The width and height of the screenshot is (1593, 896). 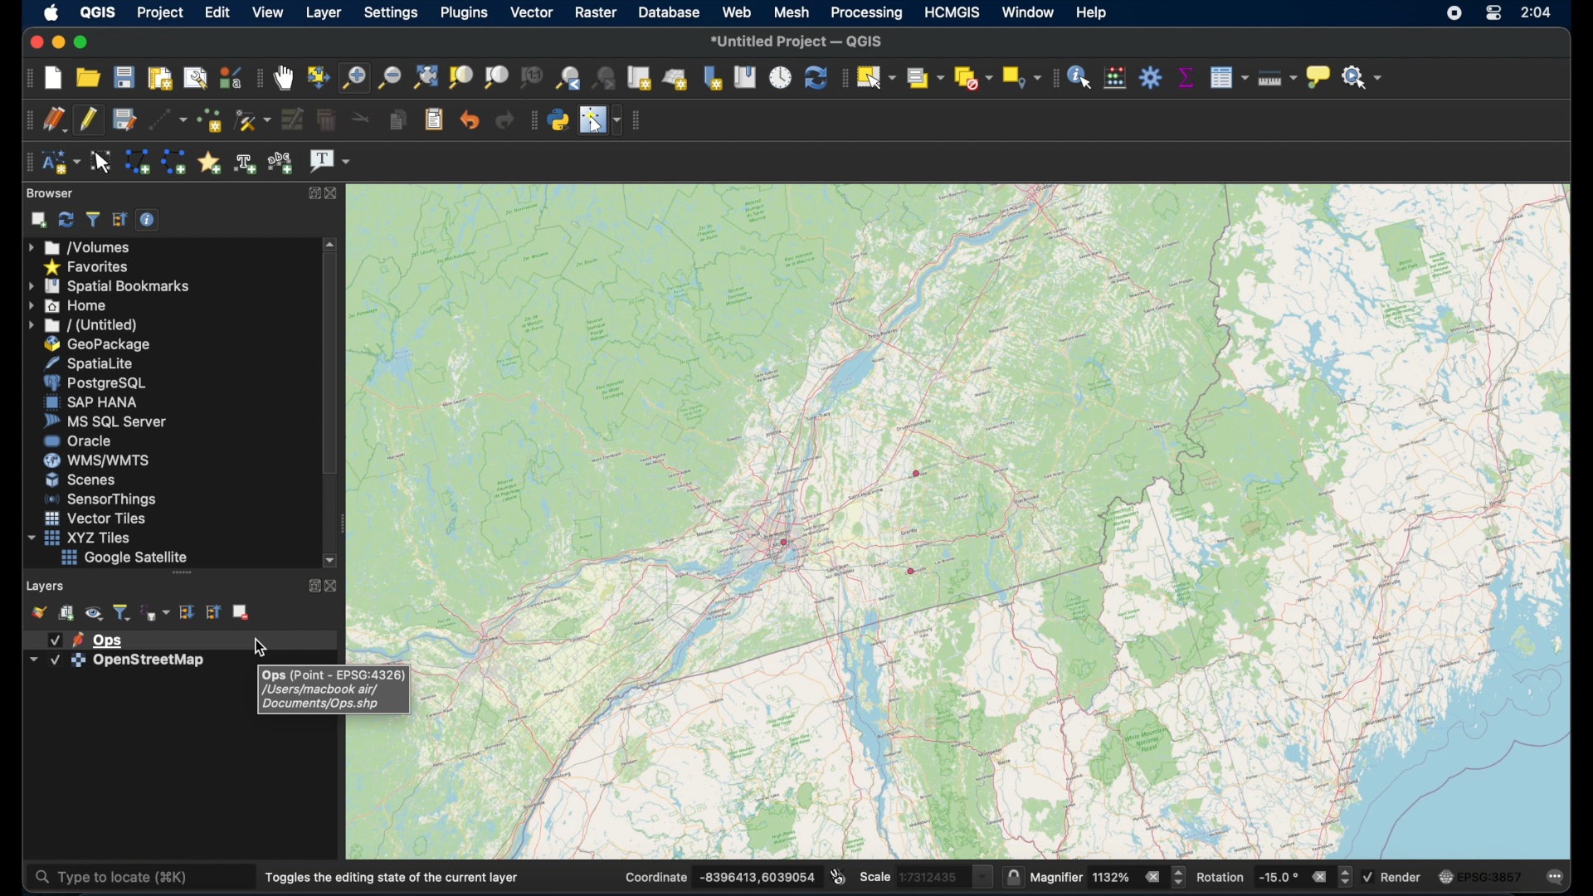 I want to click on postgresql, so click(x=91, y=382).